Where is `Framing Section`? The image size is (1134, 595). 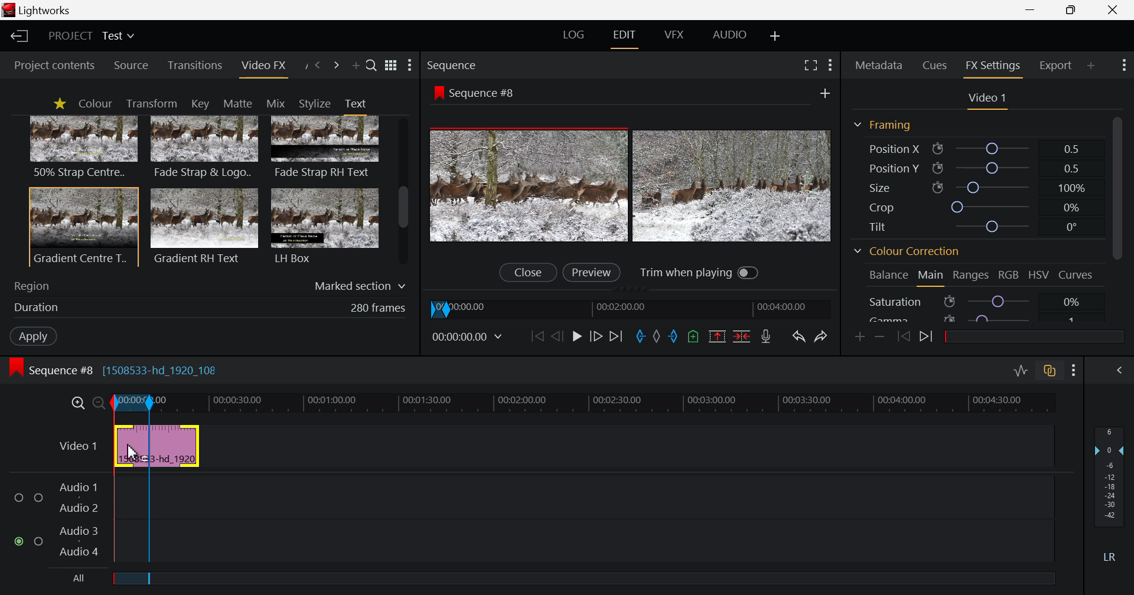 Framing Section is located at coordinates (887, 125).